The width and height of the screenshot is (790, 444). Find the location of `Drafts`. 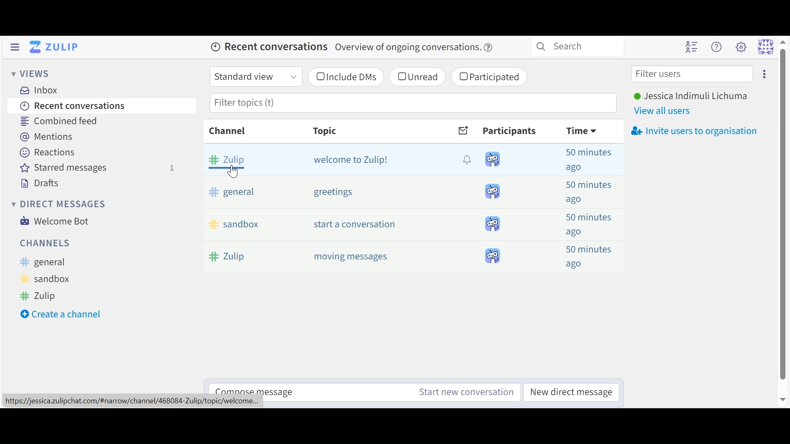

Drafts is located at coordinates (37, 182).